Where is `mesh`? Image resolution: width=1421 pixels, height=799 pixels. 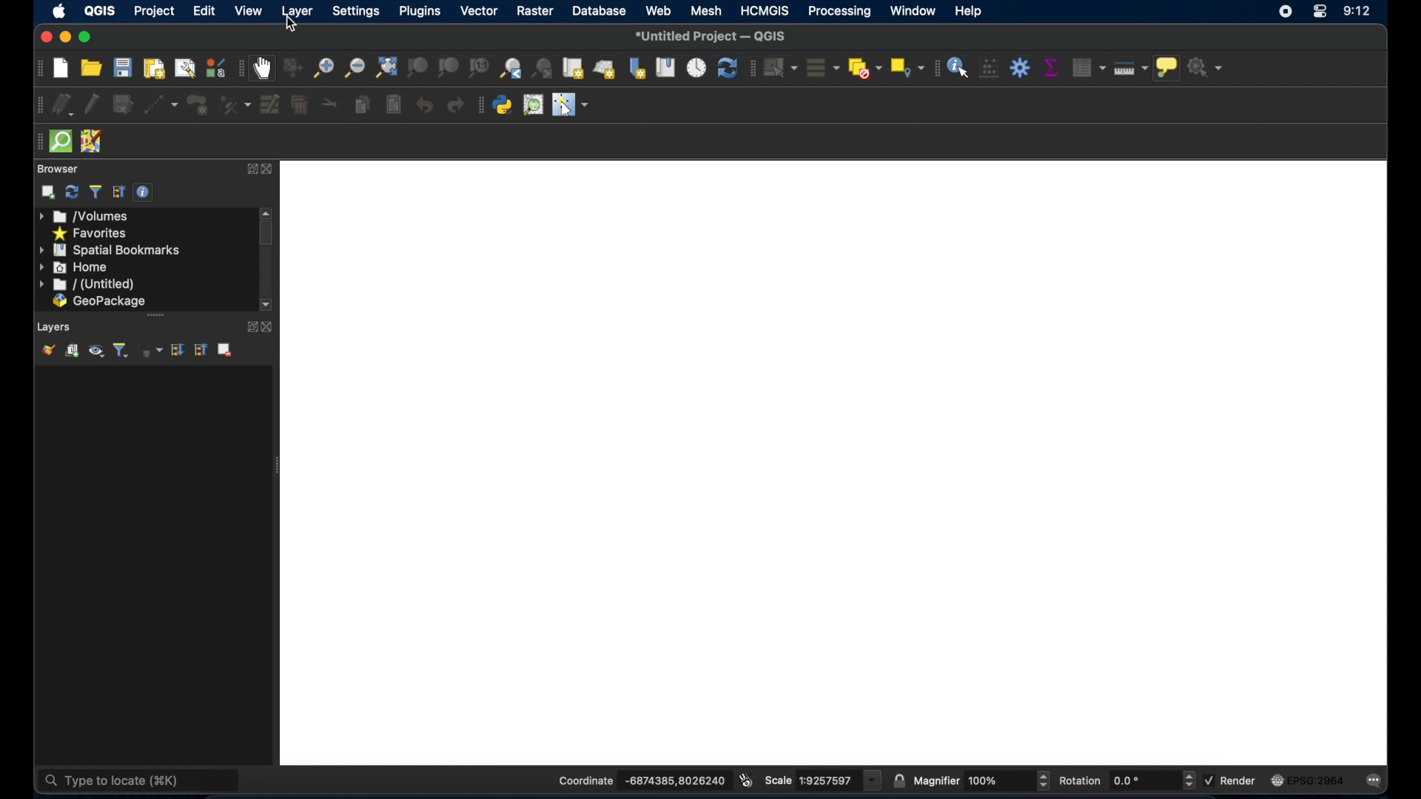
mesh is located at coordinates (707, 10).